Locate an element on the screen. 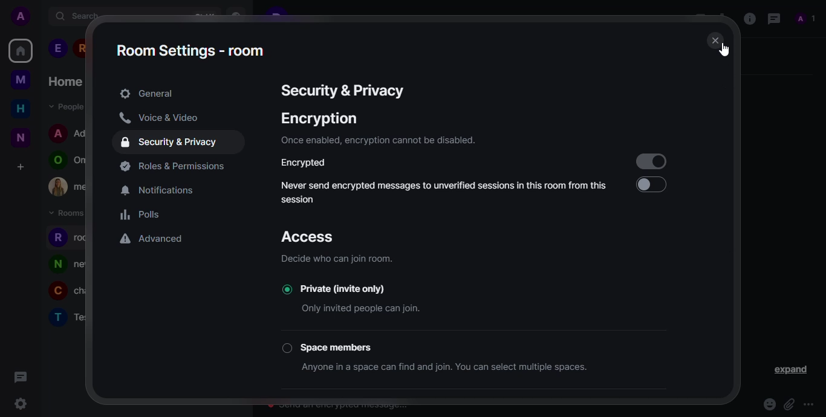 The width and height of the screenshot is (826, 417). attach is located at coordinates (788, 402).